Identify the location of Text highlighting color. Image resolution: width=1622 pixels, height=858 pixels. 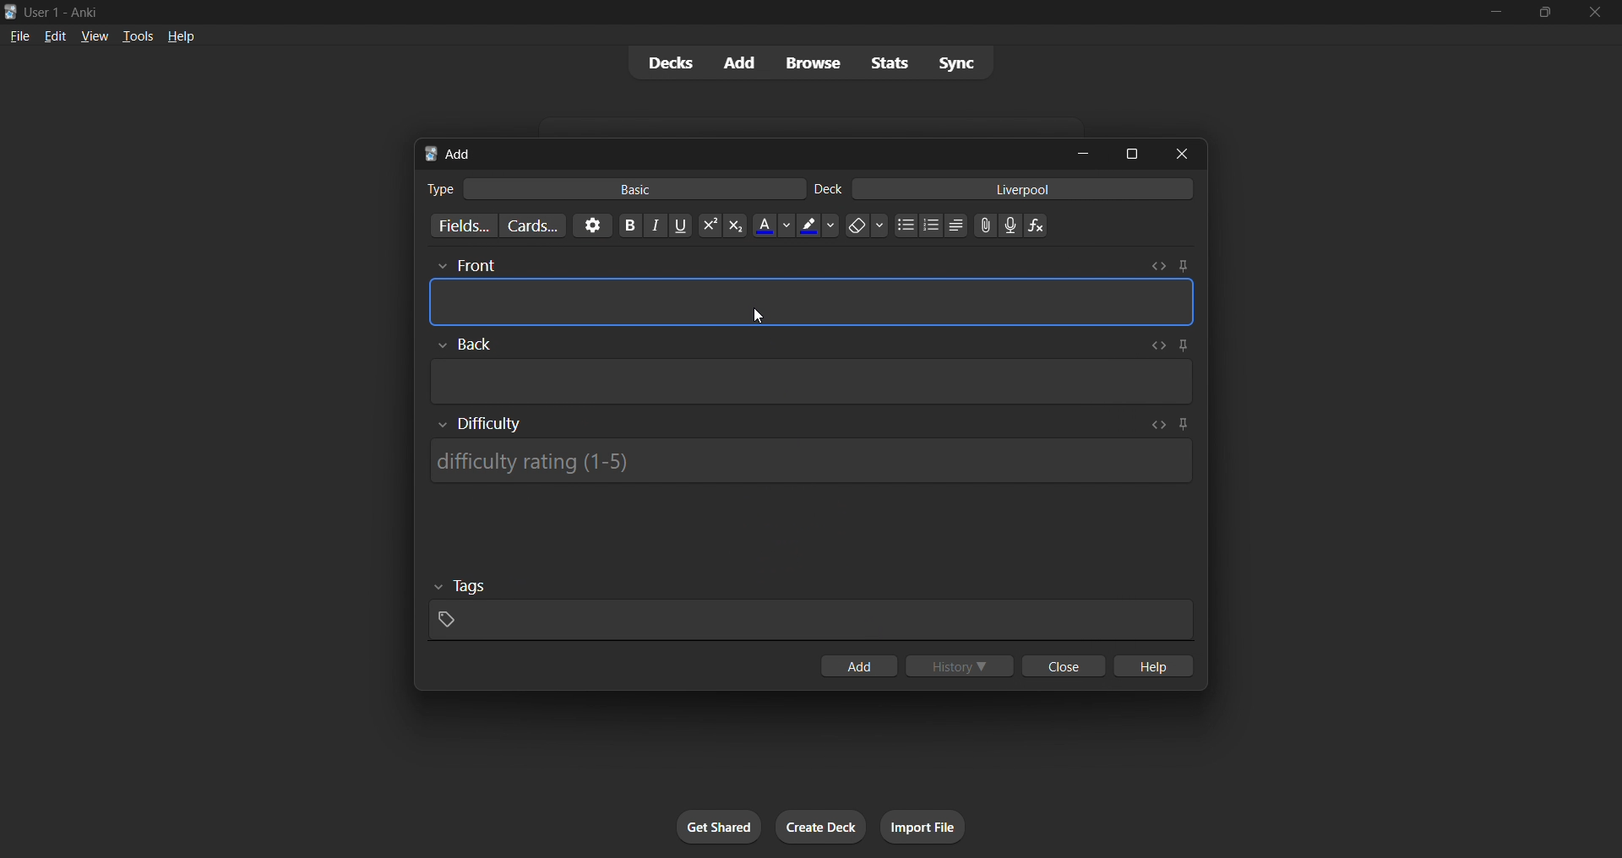
(817, 225).